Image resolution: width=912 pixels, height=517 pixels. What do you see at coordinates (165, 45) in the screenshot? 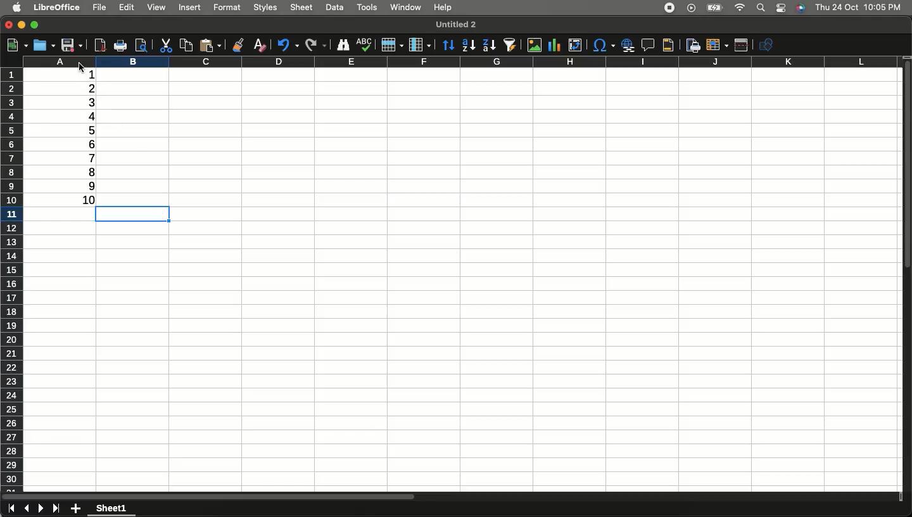
I see `Cut` at bounding box center [165, 45].